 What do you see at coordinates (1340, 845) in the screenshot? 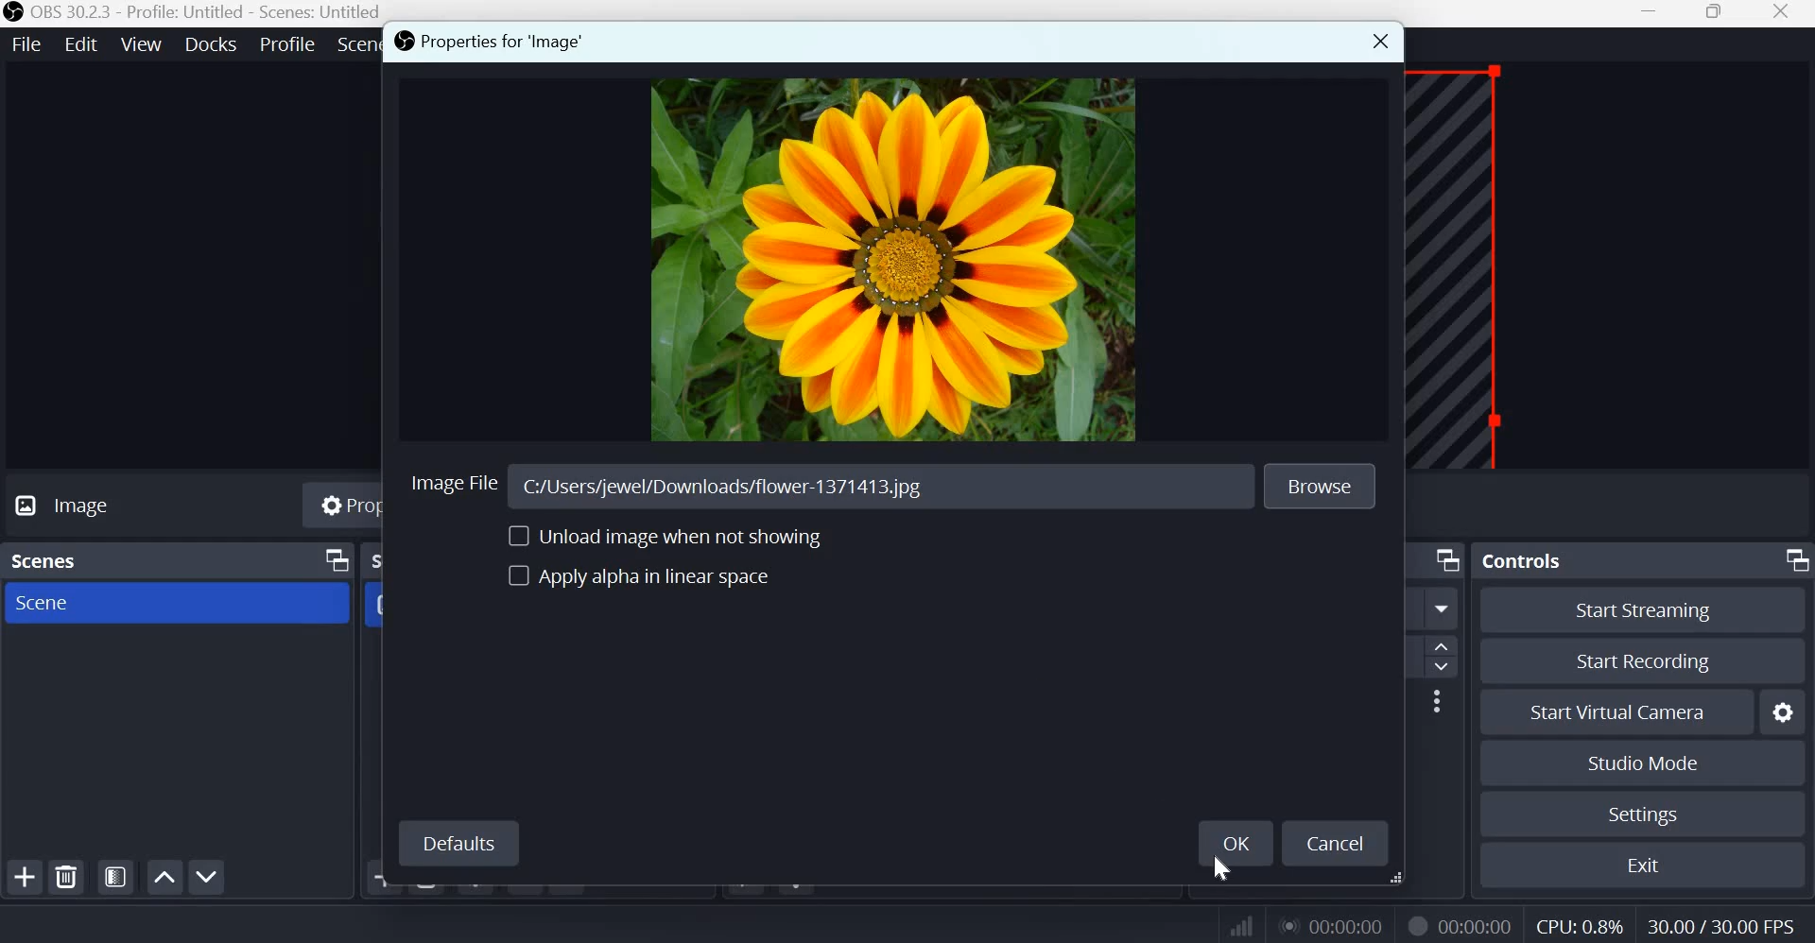
I see `Cancel` at bounding box center [1340, 845].